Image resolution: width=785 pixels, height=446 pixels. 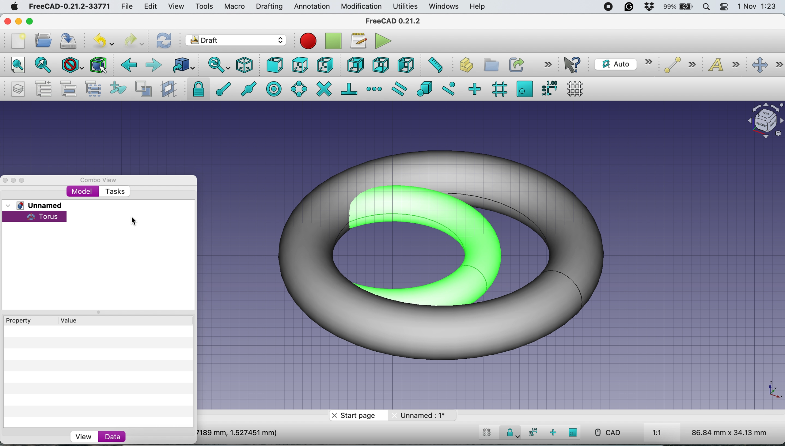 What do you see at coordinates (605, 433) in the screenshot?
I see `CAD` at bounding box center [605, 433].